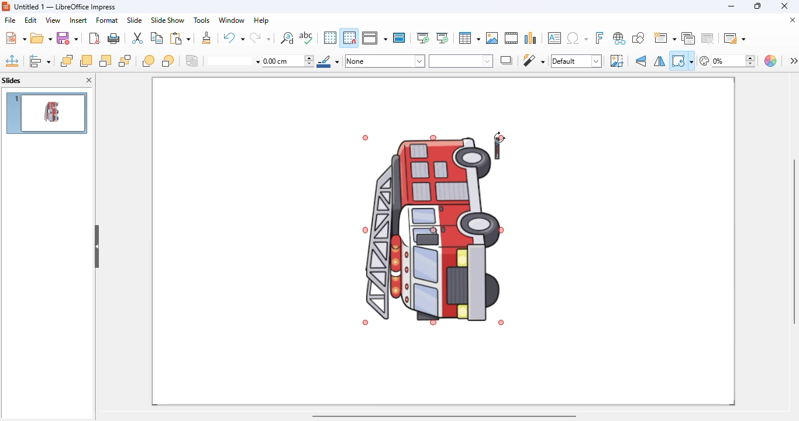  I want to click on slide 1, so click(46, 113).